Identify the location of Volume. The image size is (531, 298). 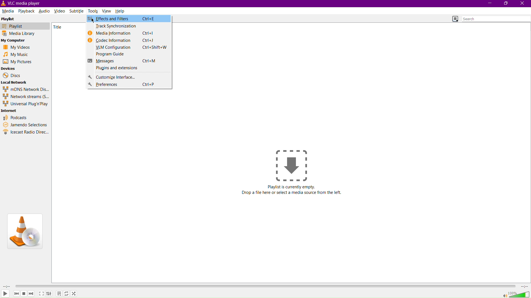
(513, 294).